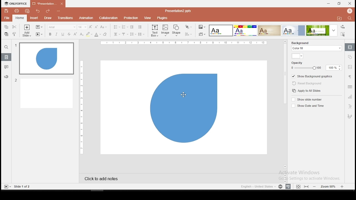 Image resolution: width=356 pixels, height=200 pixels. I want to click on select all, so click(342, 35).